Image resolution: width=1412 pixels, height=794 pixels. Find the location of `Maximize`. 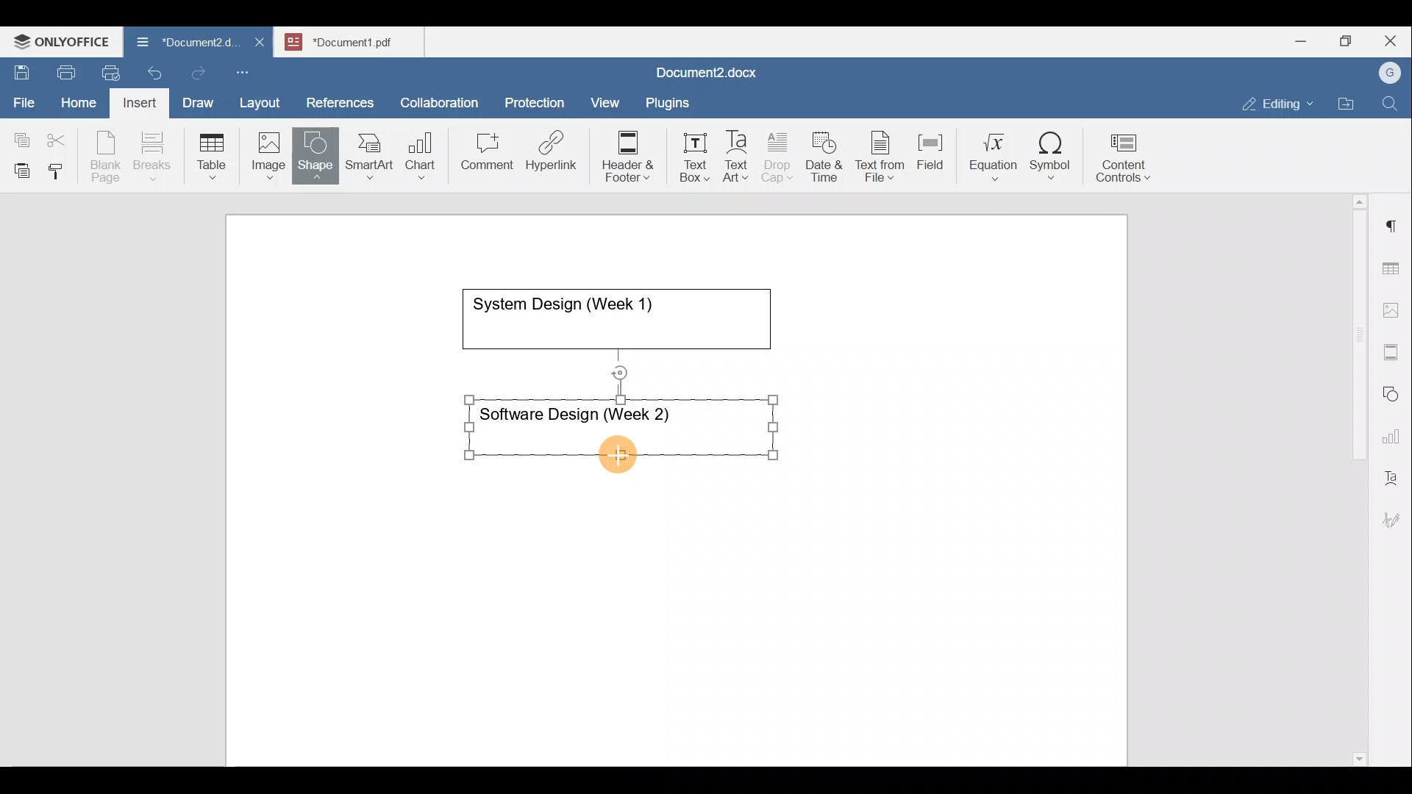

Maximize is located at coordinates (1349, 41).